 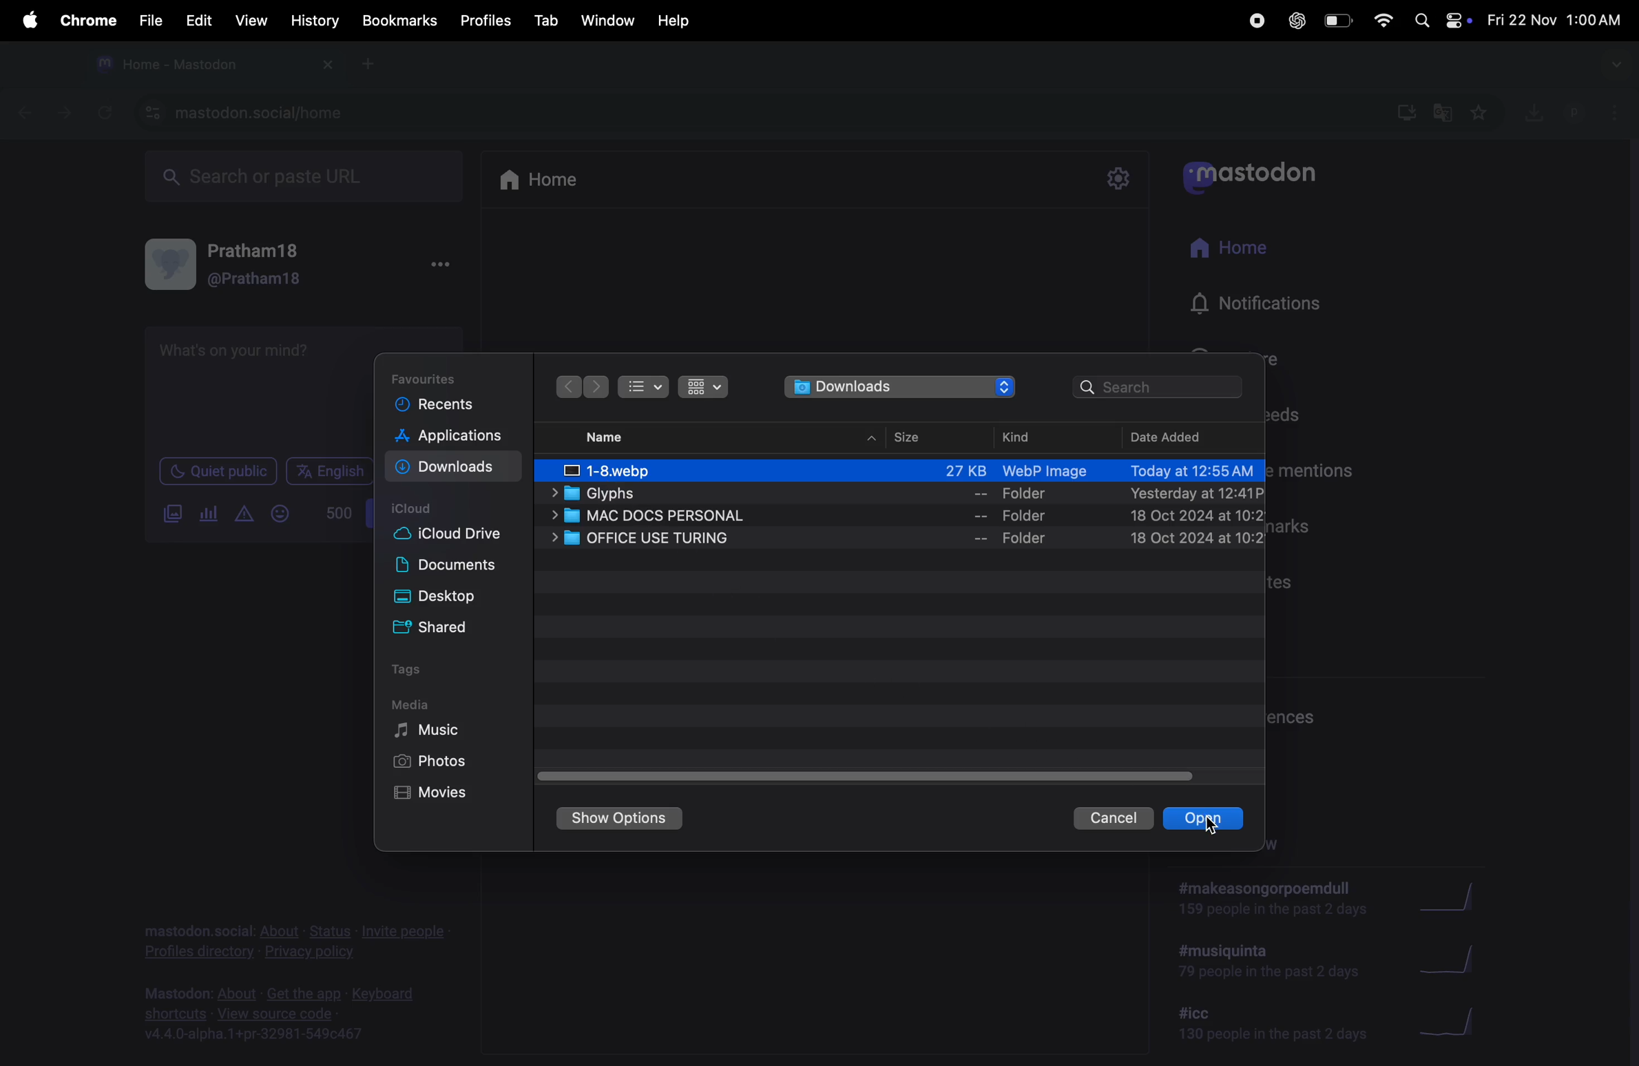 I want to click on graphs, so click(x=1454, y=899).